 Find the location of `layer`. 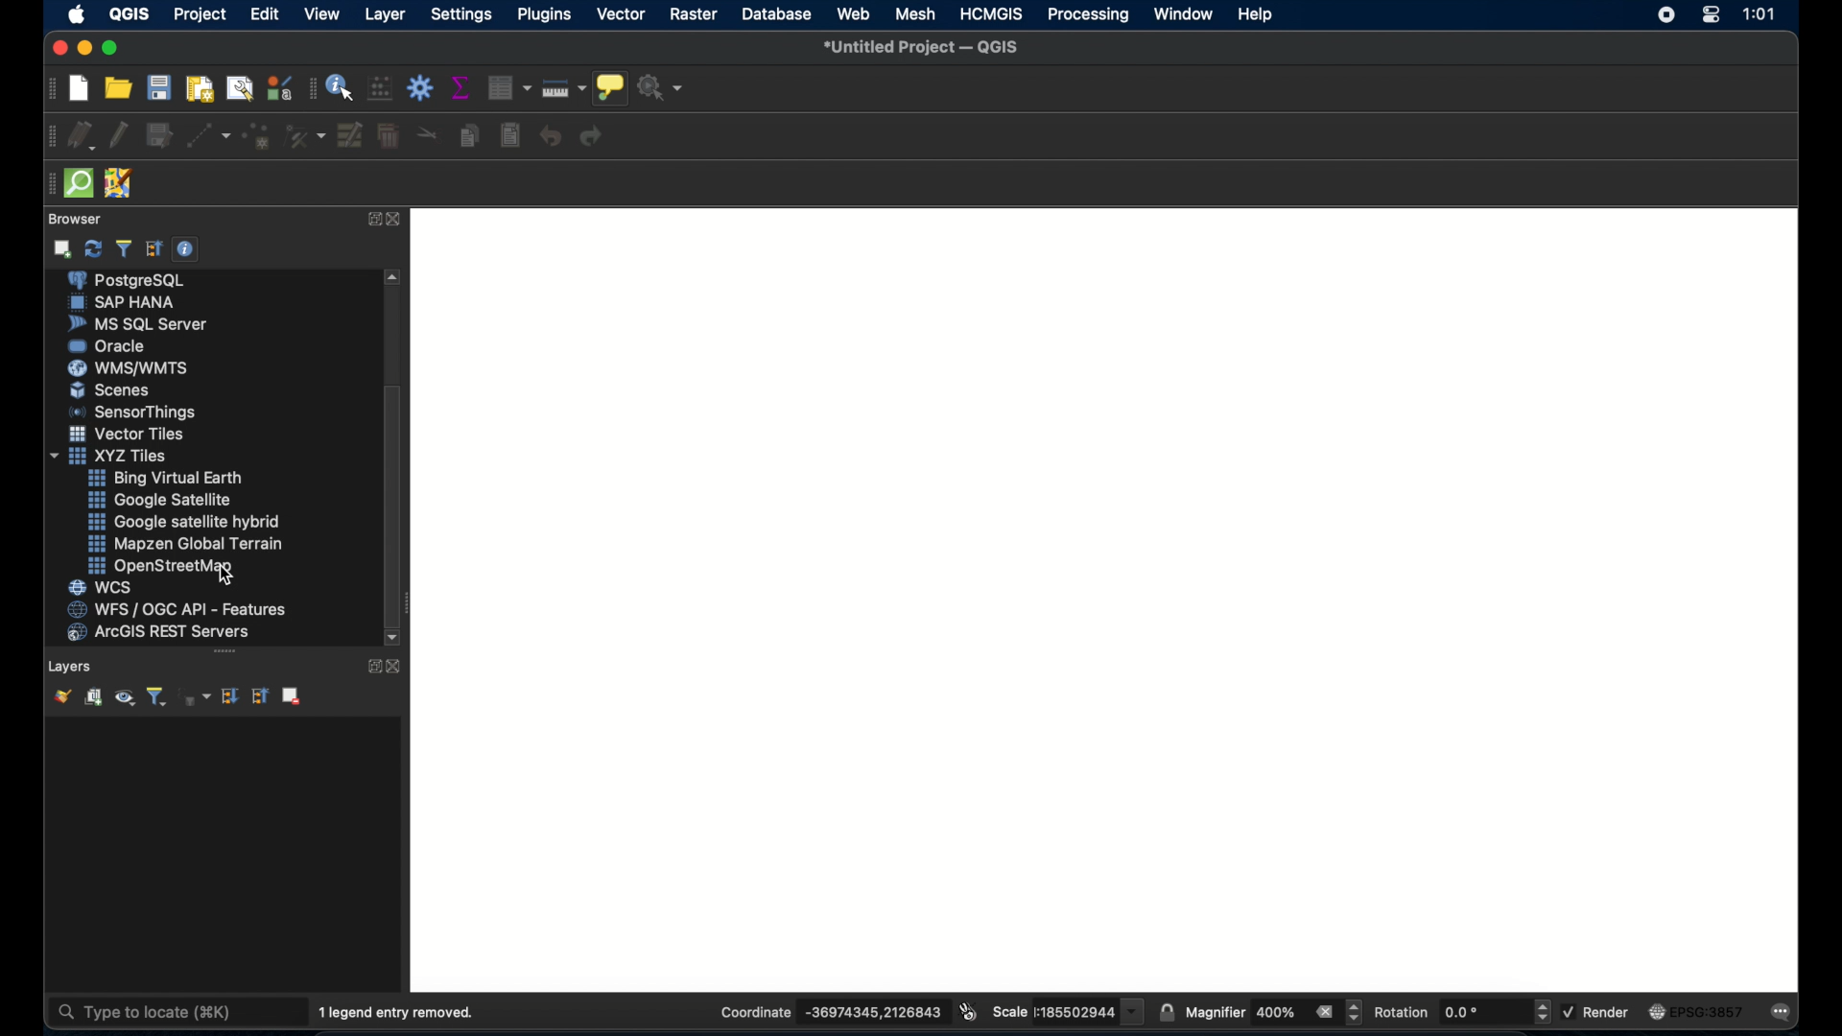

layer is located at coordinates (383, 14).